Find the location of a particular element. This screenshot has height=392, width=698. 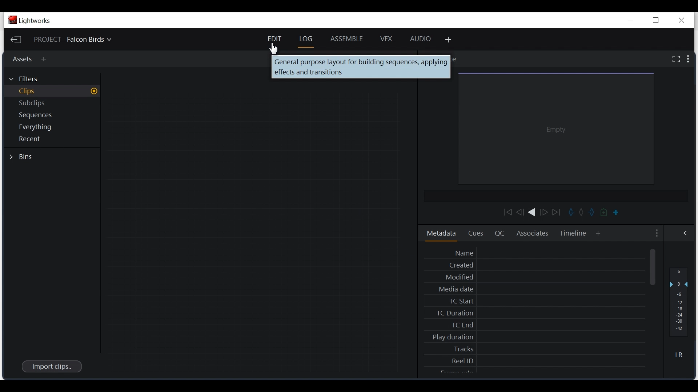

Close is located at coordinates (681, 19).